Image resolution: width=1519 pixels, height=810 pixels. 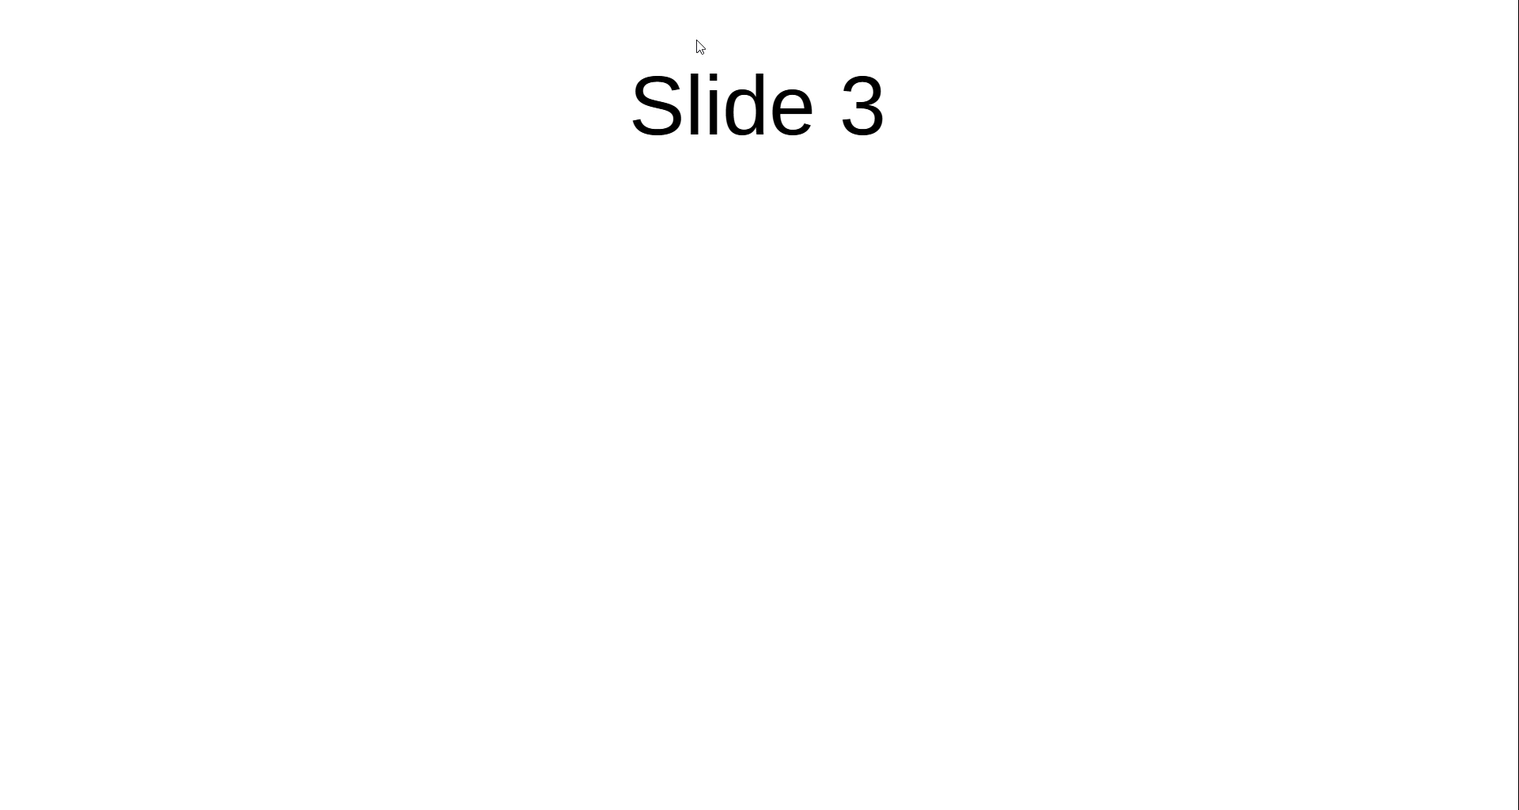 What do you see at coordinates (771, 116) in the screenshot?
I see `slide title` at bounding box center [771, 116].